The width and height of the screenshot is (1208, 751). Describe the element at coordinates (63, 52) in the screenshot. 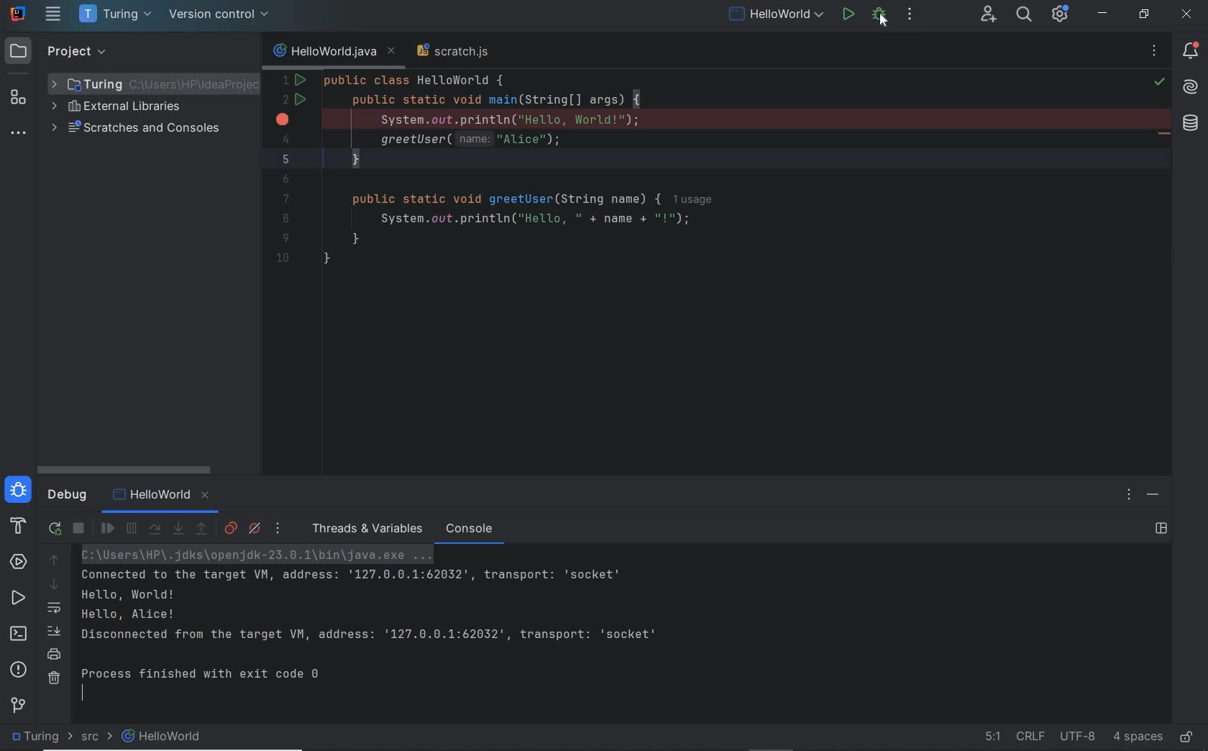

I see `project` at that location.